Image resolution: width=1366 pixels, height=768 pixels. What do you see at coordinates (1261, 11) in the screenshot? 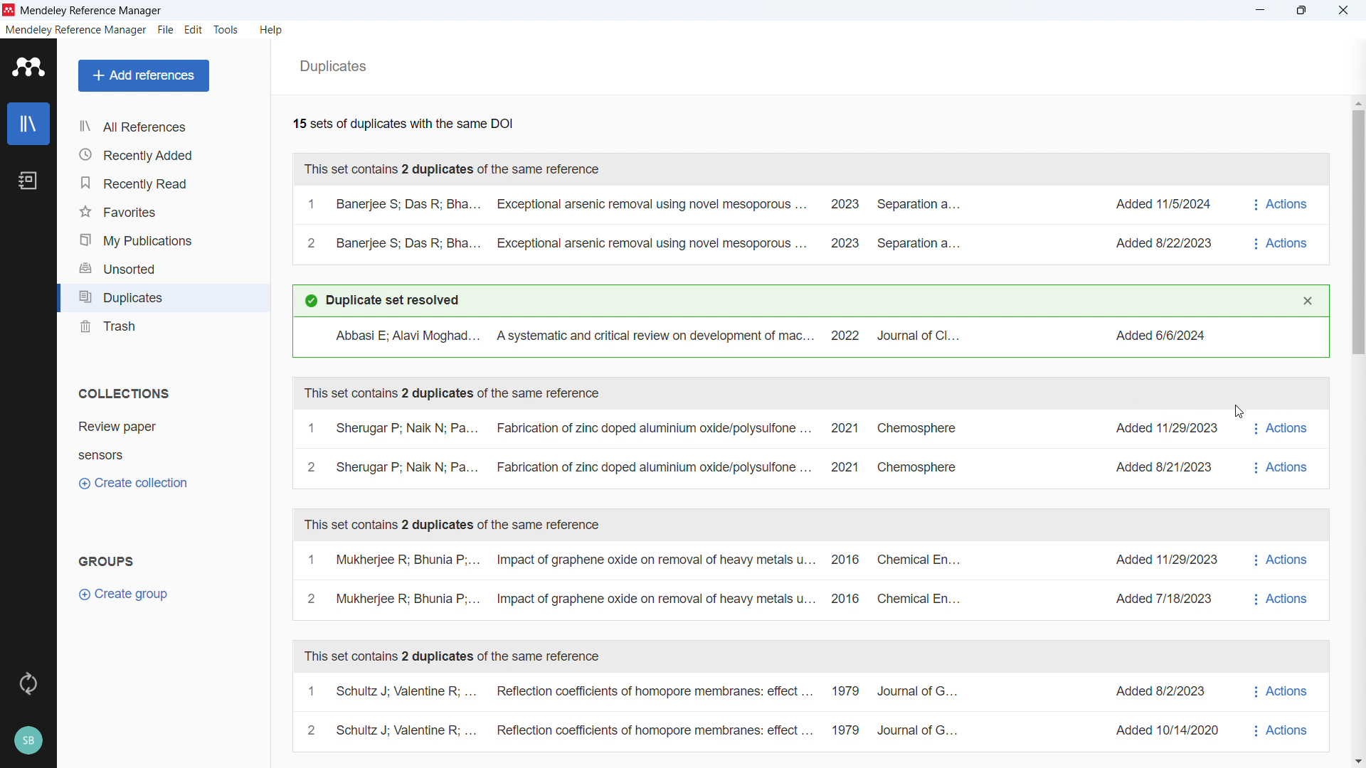
I see `minimise ` at bounding box center [1261, 11].